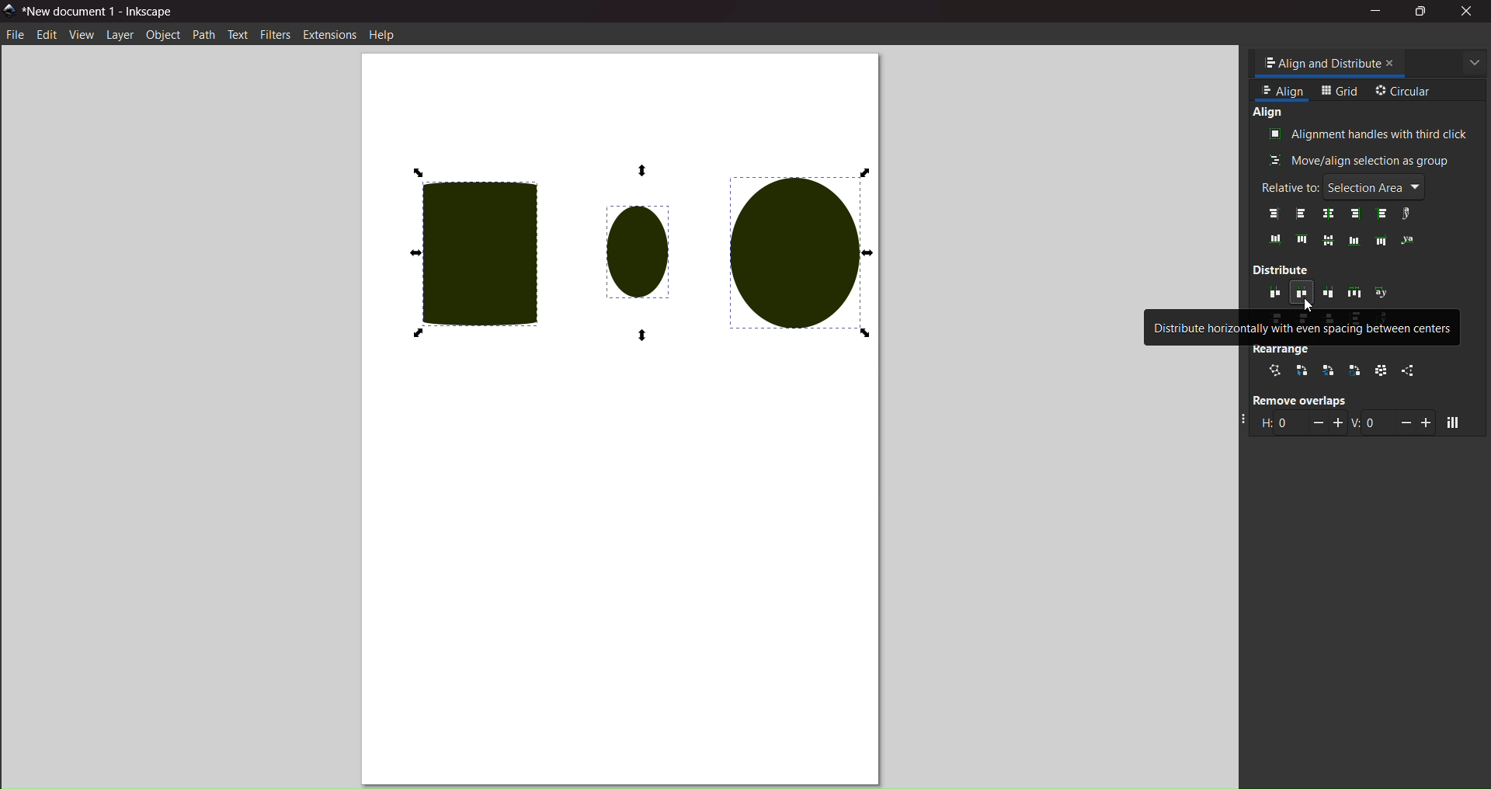 The image size is (1491, 789). Describe the element at coordinates (1279, 238) in the screenshot. I see `bottom edges` at that location.